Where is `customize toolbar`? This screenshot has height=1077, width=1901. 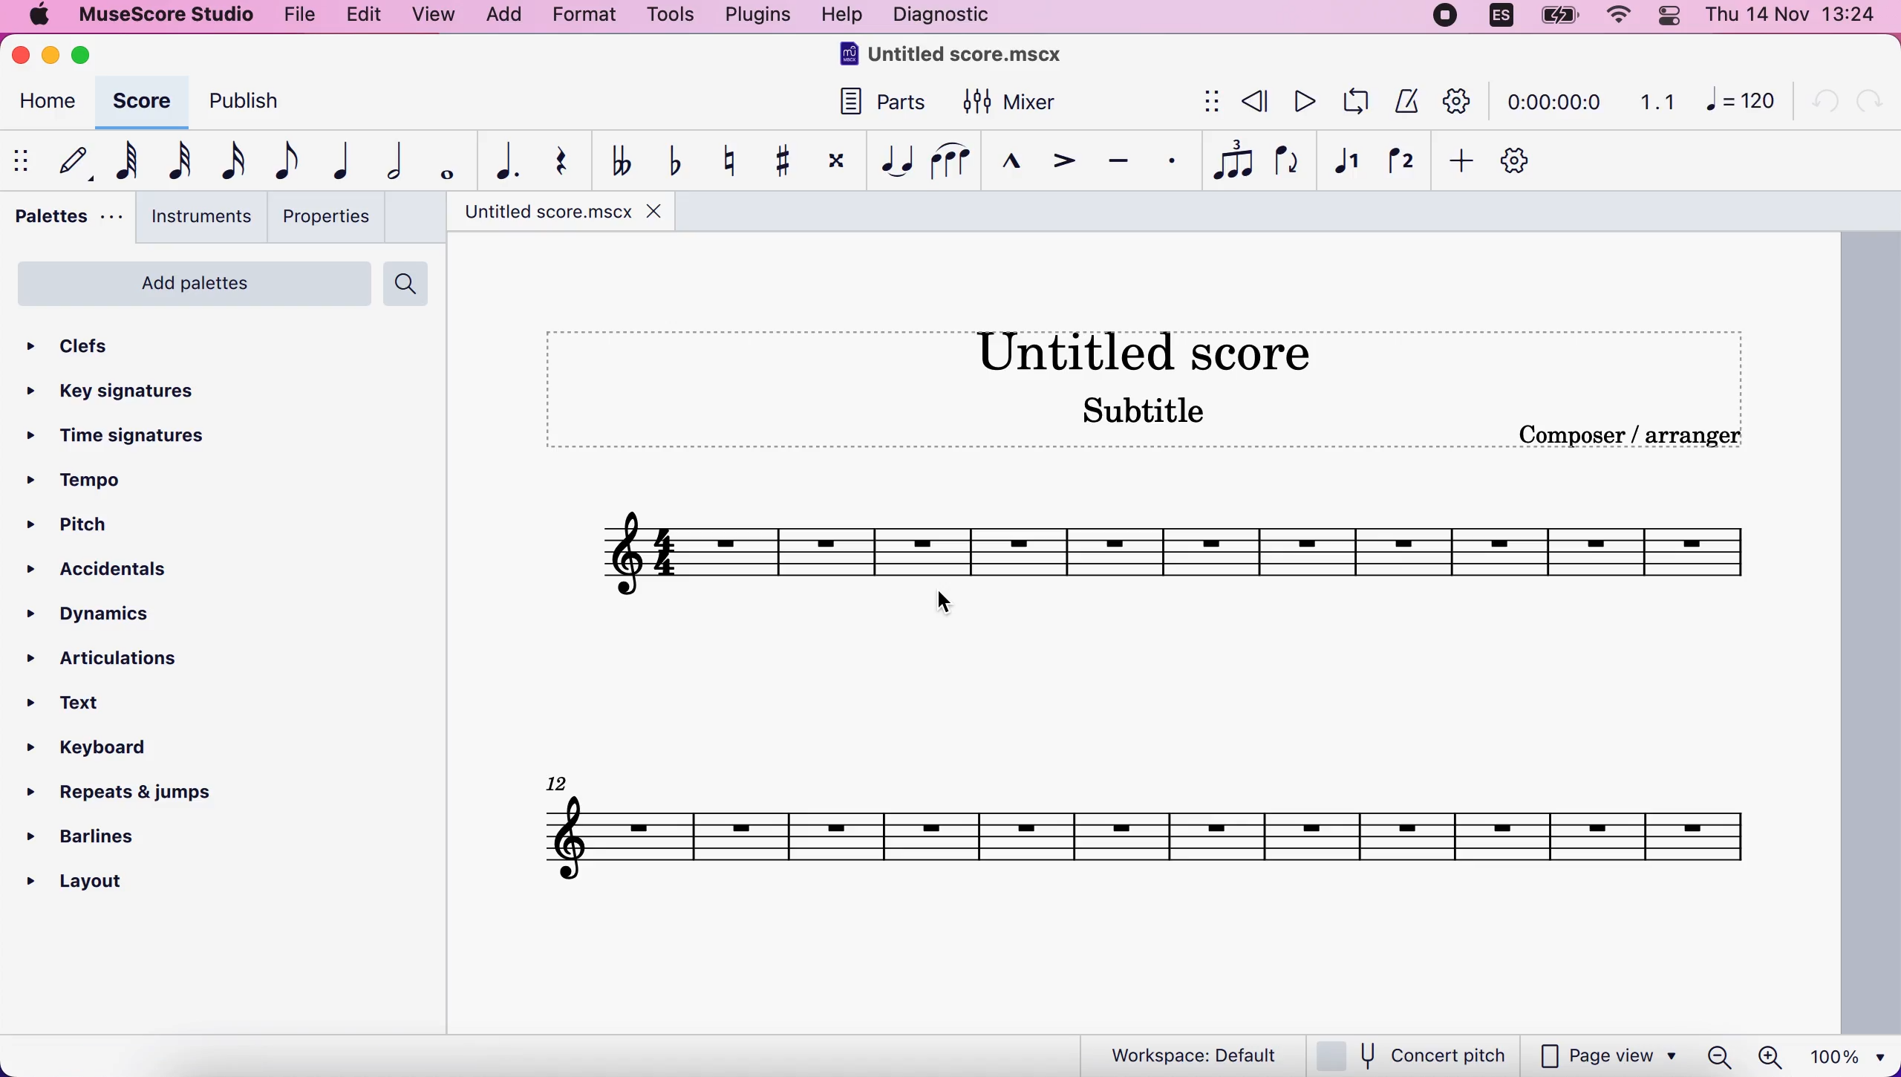 customize toolbar is located at coordinates (1519, 160).